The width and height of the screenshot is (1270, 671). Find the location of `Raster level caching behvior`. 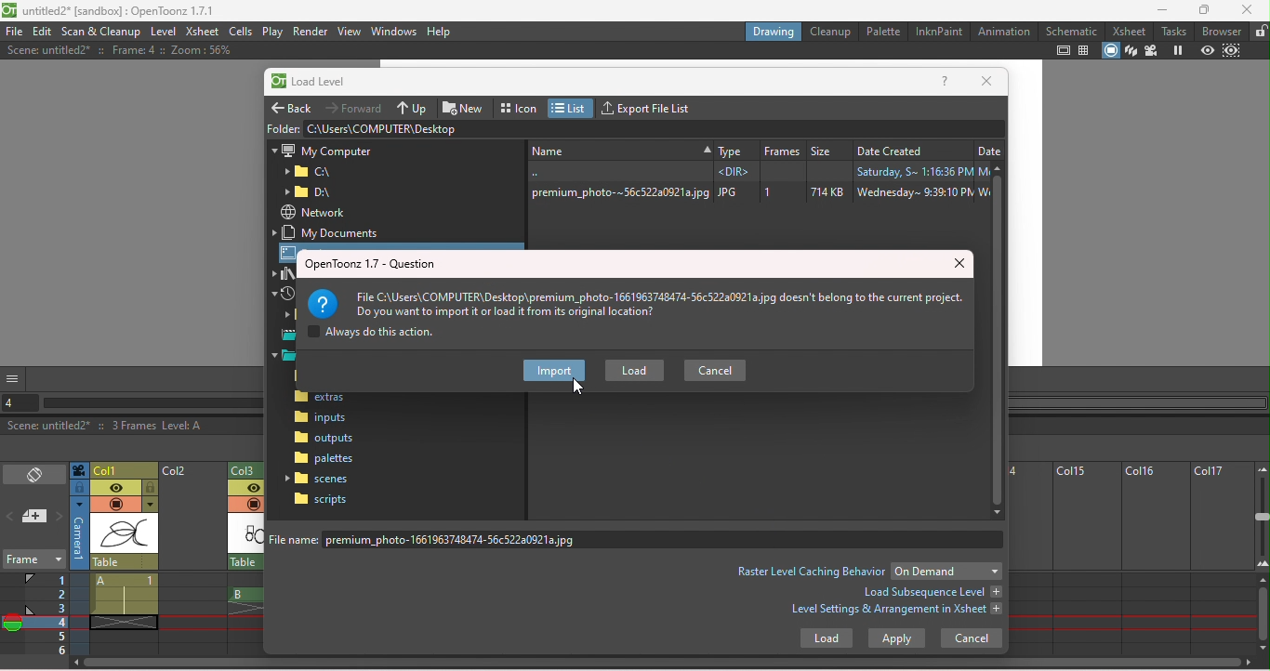

Raster level caching behvior is located at coordinates (811, 571).